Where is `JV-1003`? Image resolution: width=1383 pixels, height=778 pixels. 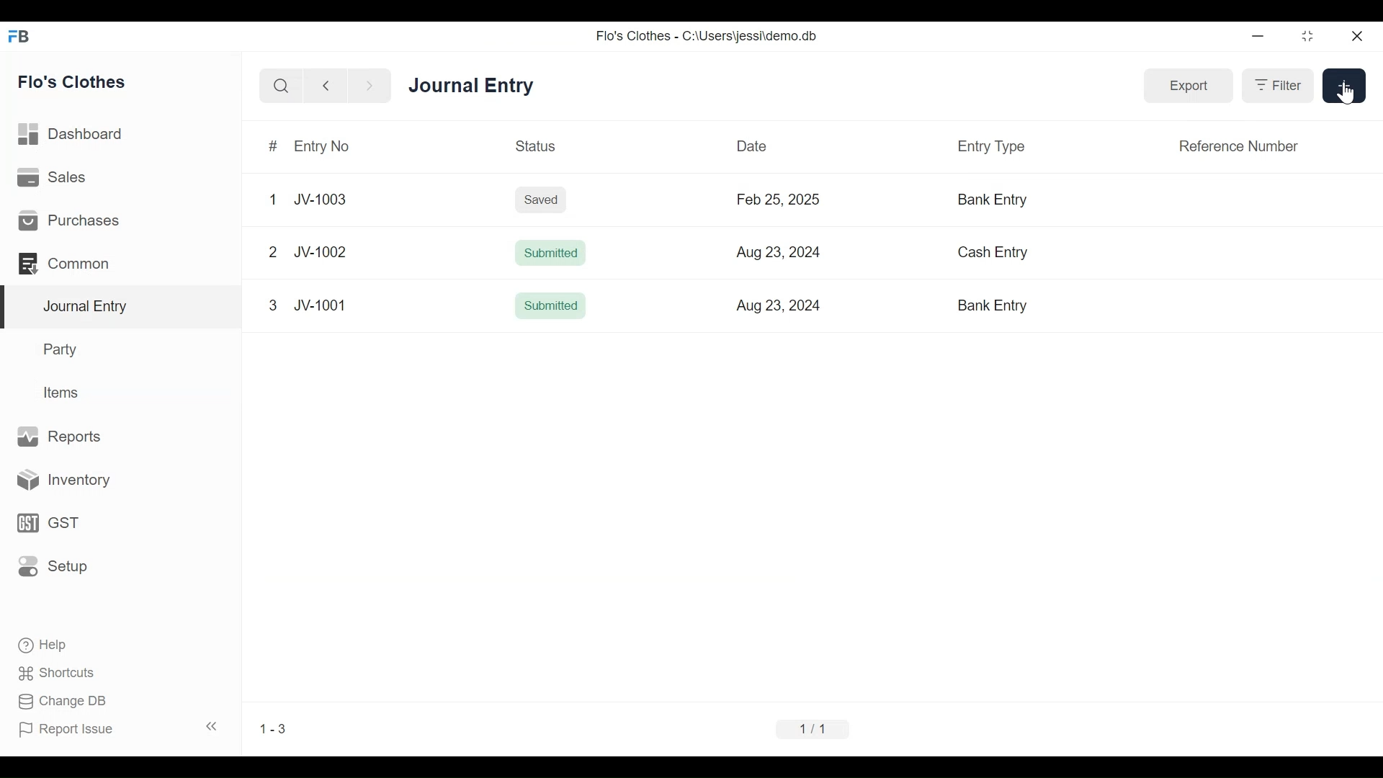 JV-1003 is located at coordinates (318, 198).